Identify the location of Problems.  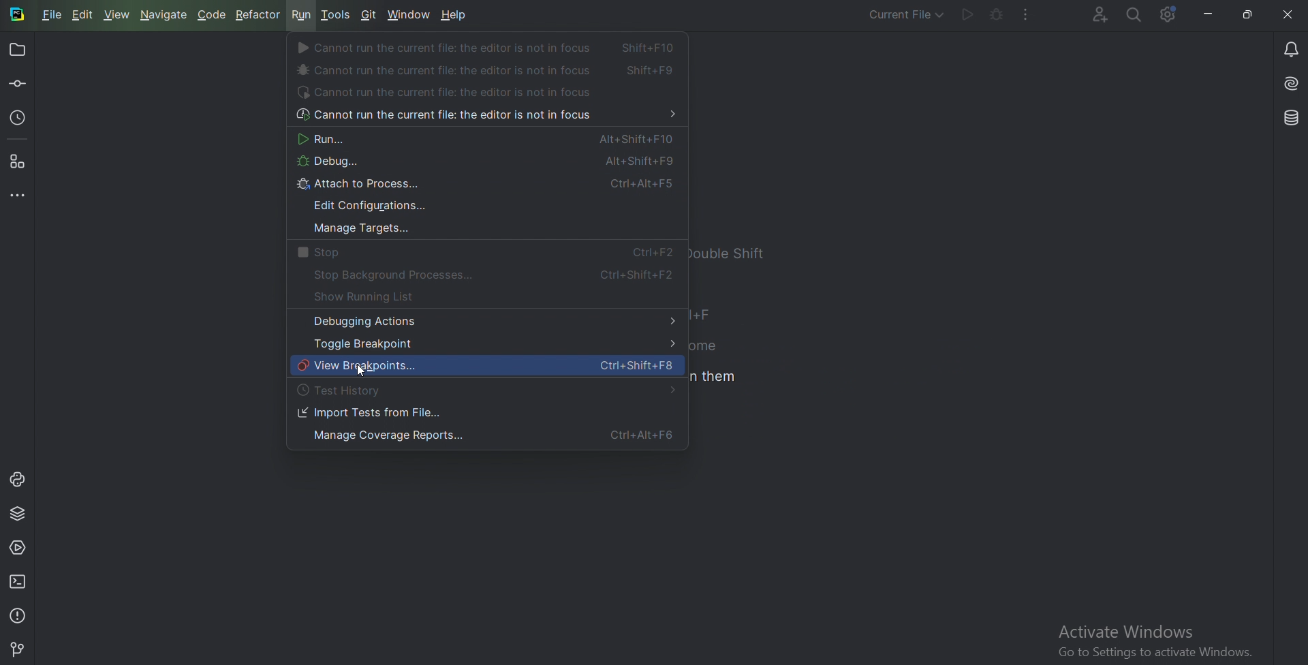
(19, 614).